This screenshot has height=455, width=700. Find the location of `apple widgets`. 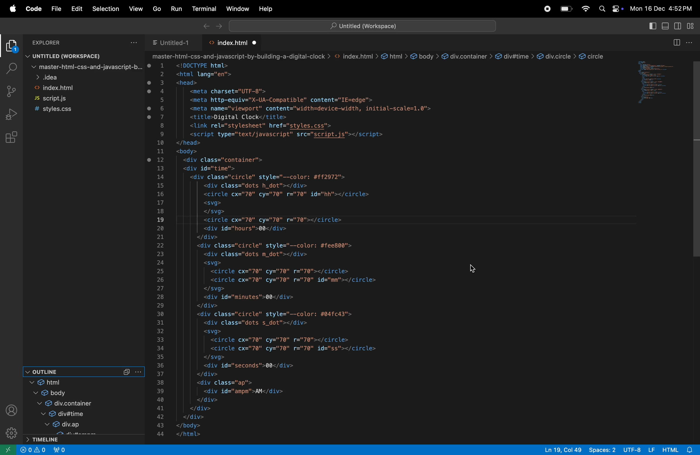

apple widgets is located at coordinates (609, 7).